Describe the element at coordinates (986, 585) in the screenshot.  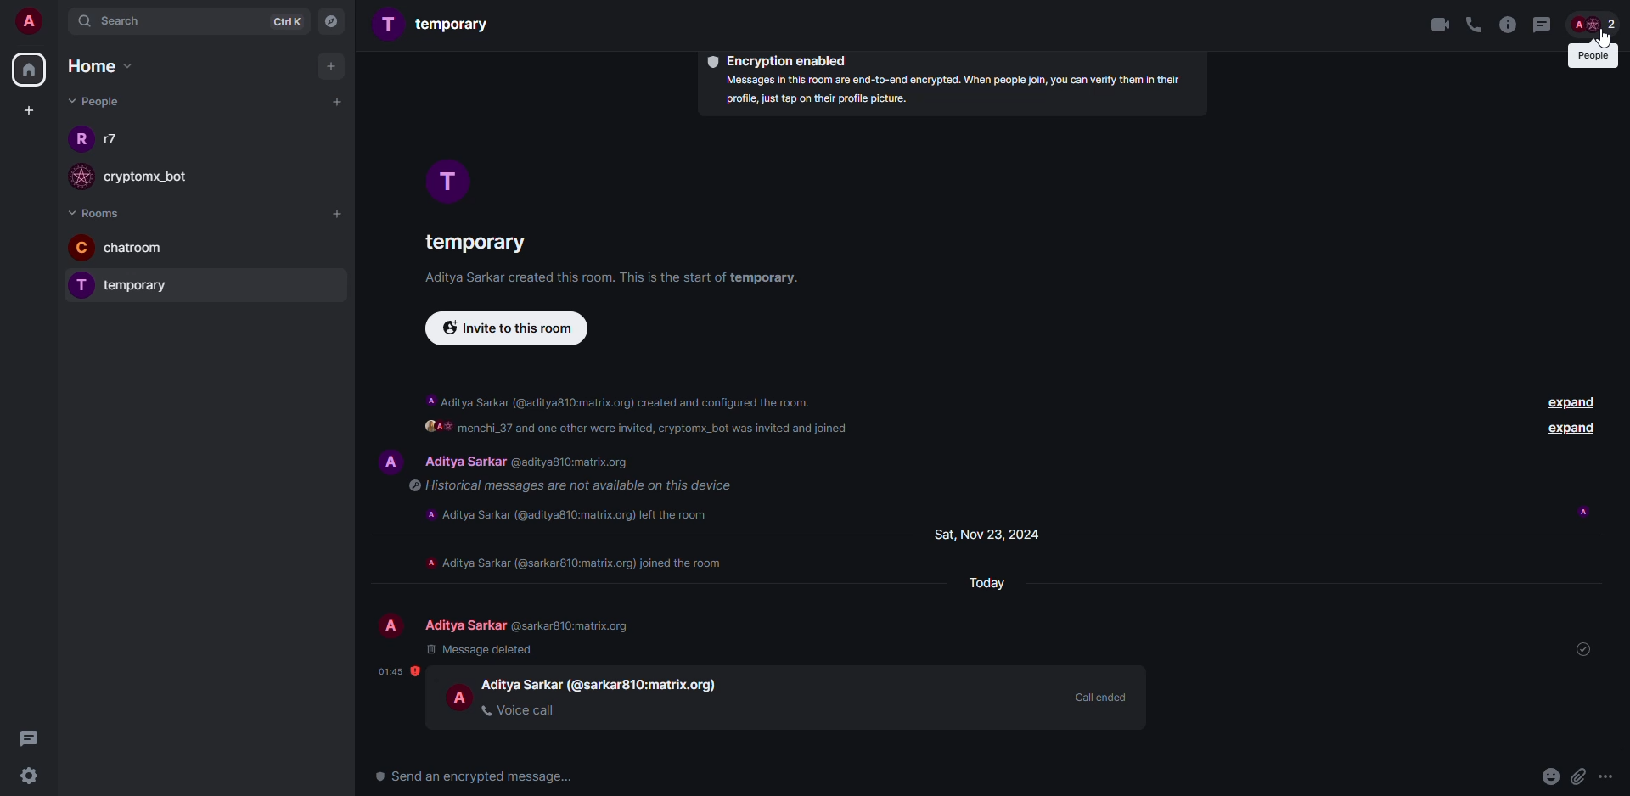
I see `day` at that location.